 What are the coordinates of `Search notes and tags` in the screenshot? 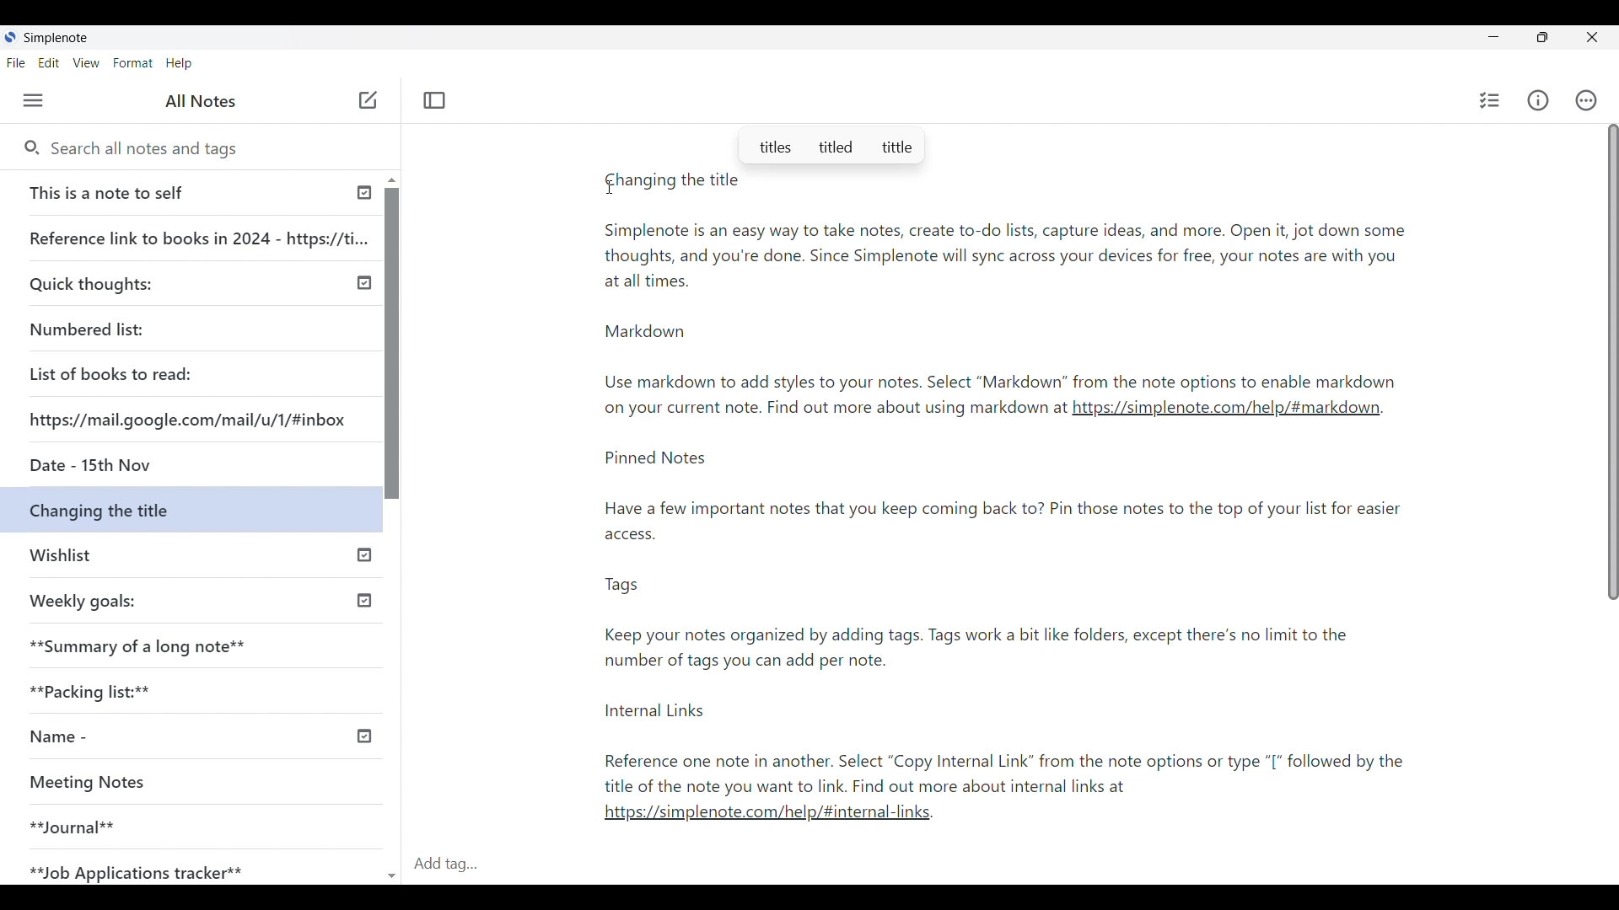 It's located at (211, 150).